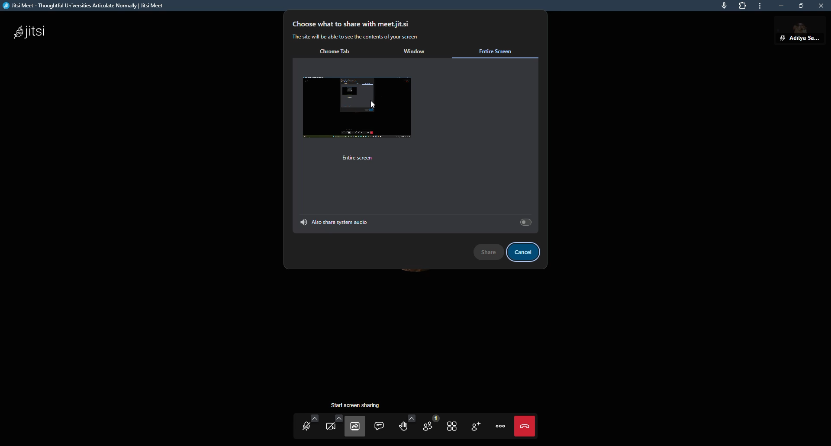  What do you see at coordinates (358, 37) in the screenshot?
I see `The site will be able to see the contents of your screen` at bounding box center [358, 37].